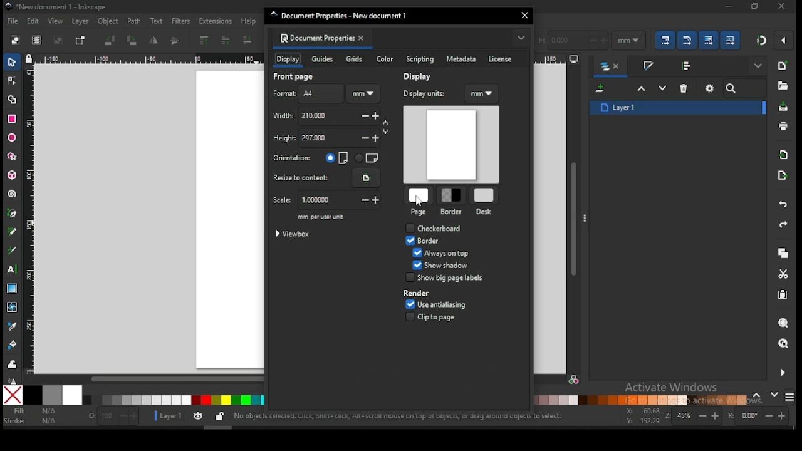  What do you see at coordinates (33, 218) in the screenshot?
I see `vertical ruler` at bounding box center [33, 218].